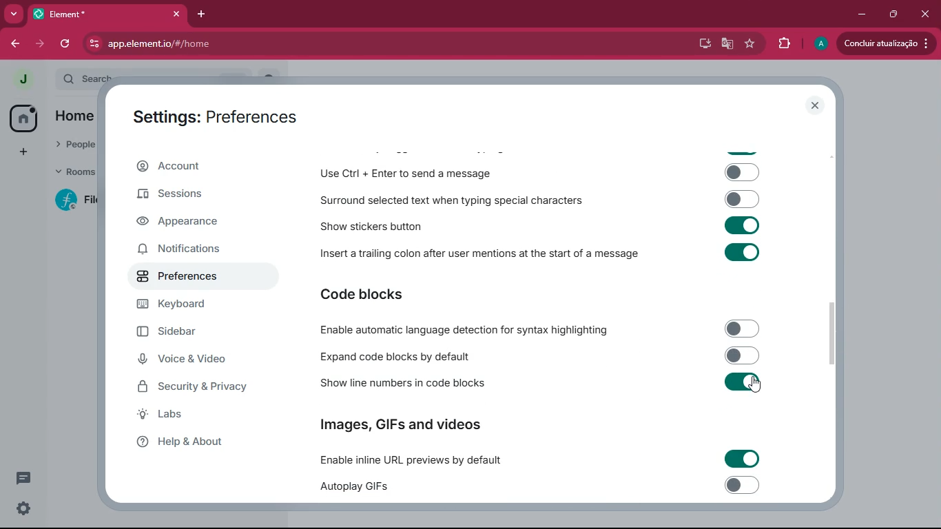 The width and height of the screenshot is (941, 529). Describe the element at coordinates (71, 116) in the screenshot. I see `home` at that location.